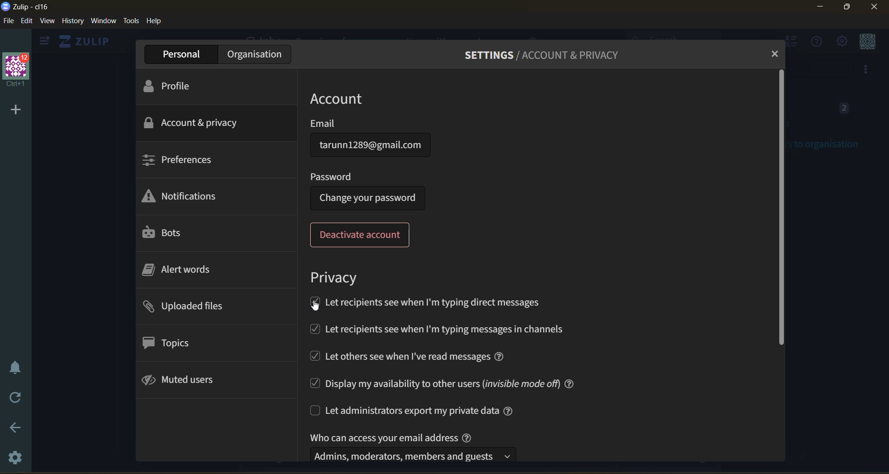  I want to click on deactivate account, so click(363, 235).